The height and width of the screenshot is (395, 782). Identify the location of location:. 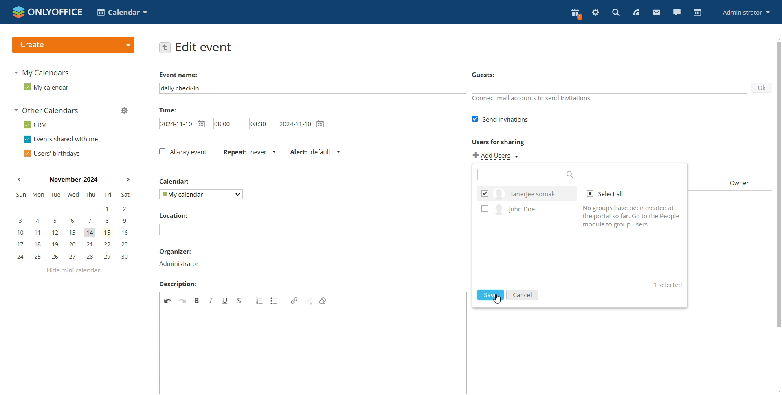
(173, 215).